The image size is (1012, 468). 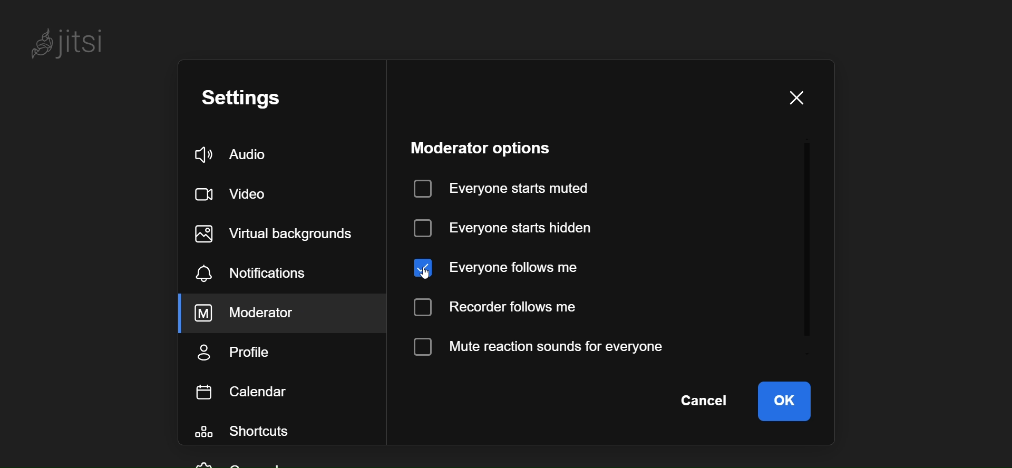 I want to click on everyone stays mute, so click(x=508, y=187).